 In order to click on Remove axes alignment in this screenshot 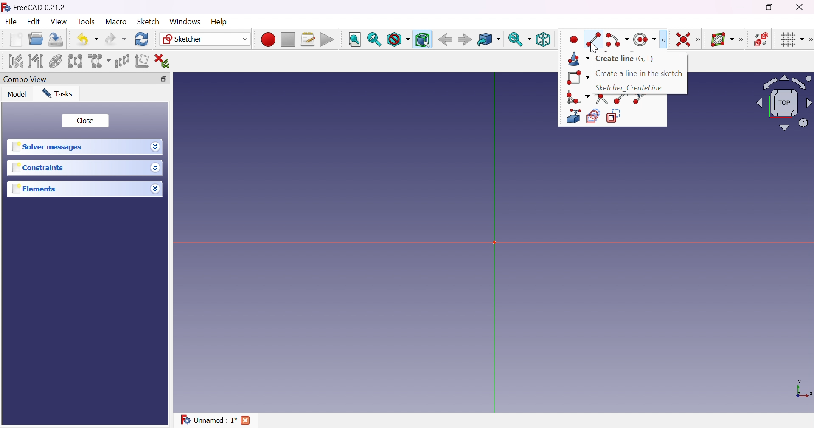, I will do `click(142, 62)`.